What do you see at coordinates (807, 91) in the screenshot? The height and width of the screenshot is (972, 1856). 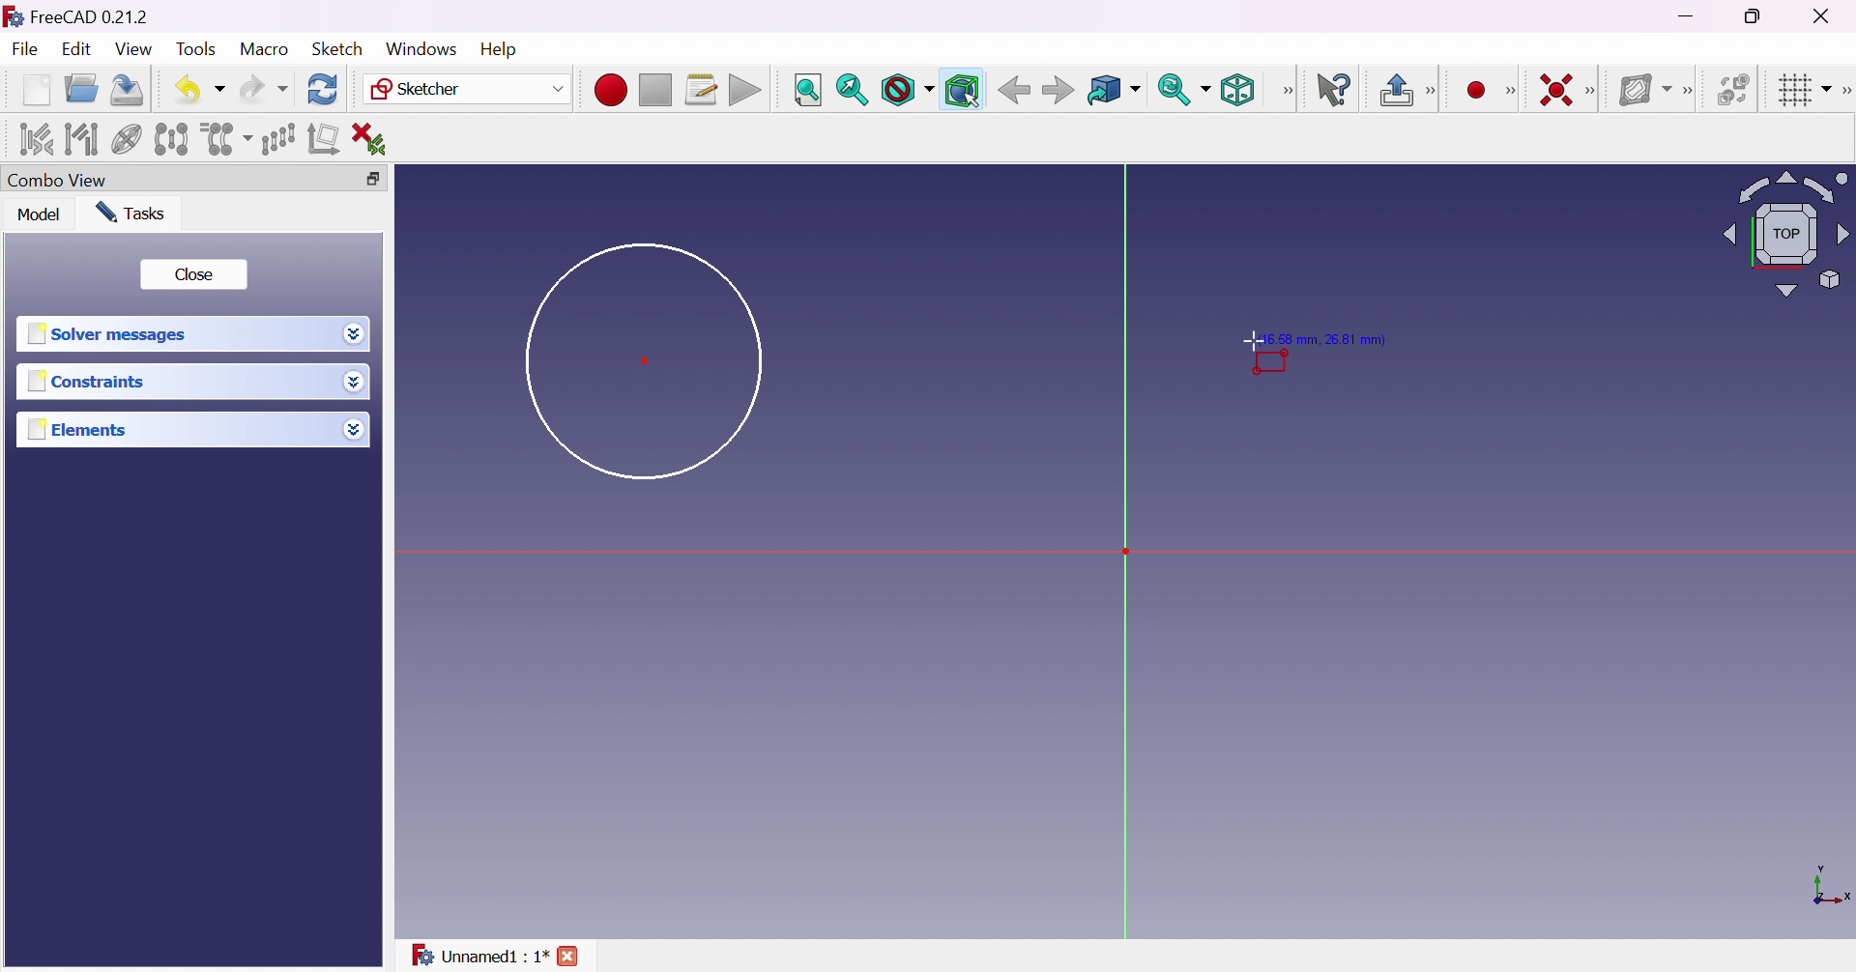 I see `Fit all` at bounding box center [807, 91].